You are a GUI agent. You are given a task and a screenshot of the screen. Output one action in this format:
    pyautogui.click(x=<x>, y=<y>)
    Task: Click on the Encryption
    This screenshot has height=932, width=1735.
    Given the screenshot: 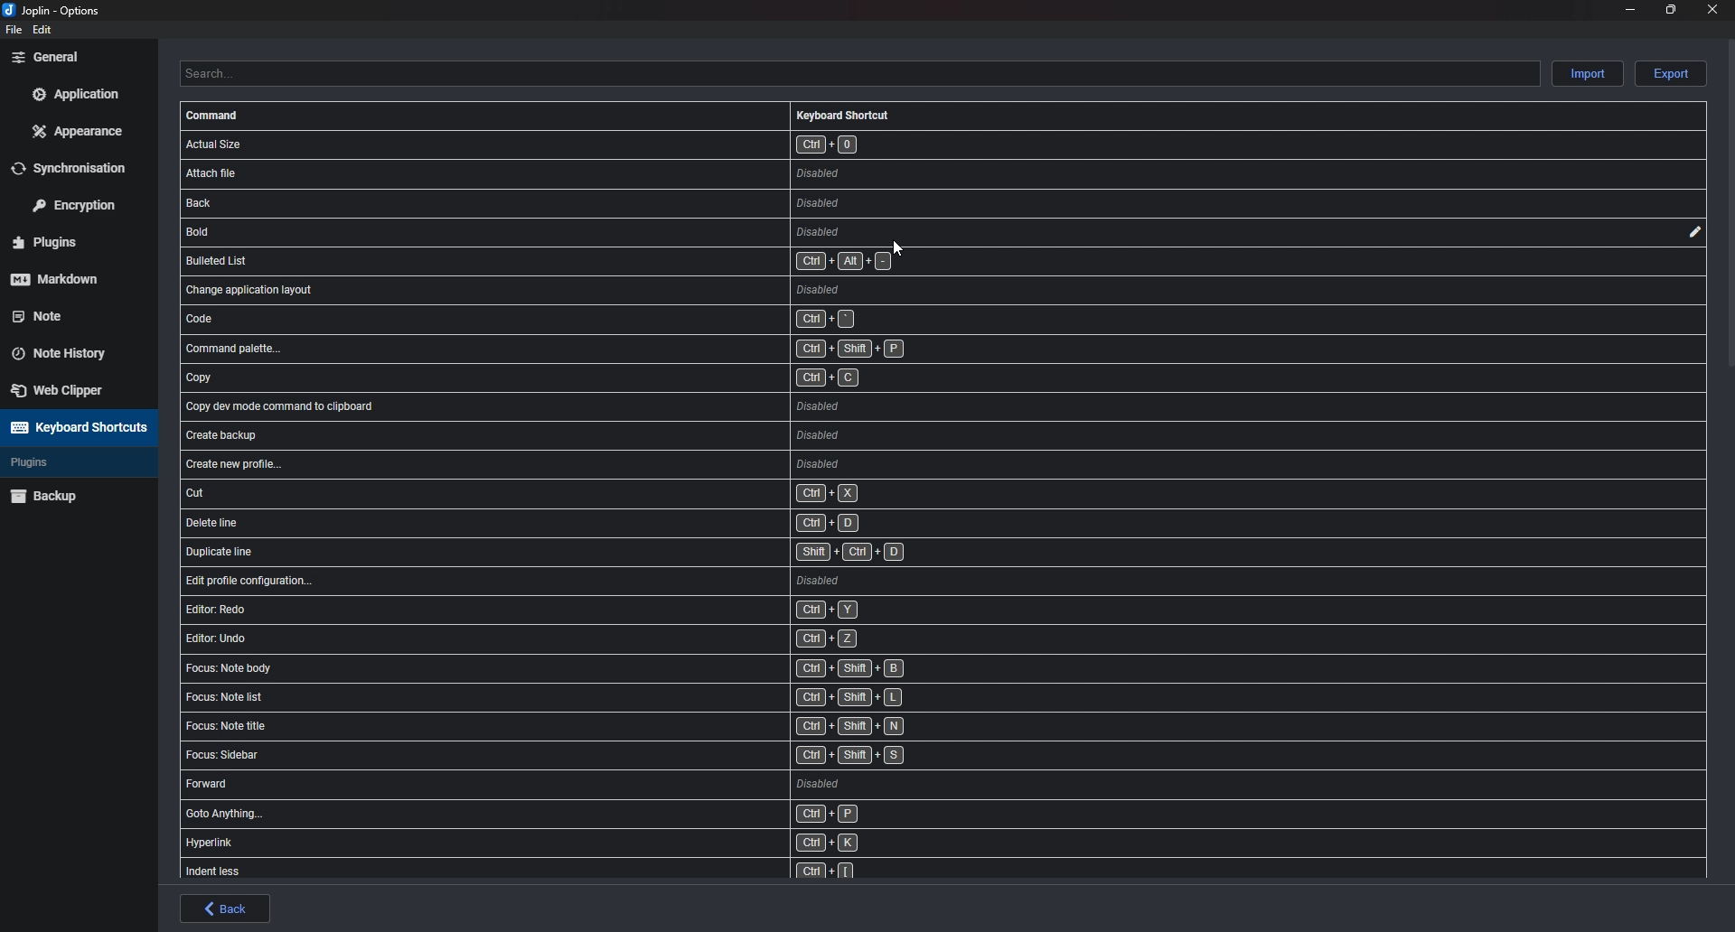 What is the action you would take?
    pyautogui.click(x=80, y=203)
    